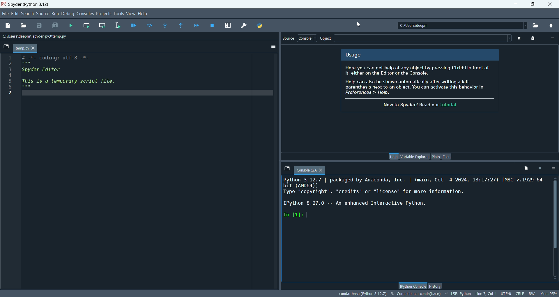  What do you see at coordinates (25, 25) in the screenshot?
I see `open` at bounding box center [25, 25].